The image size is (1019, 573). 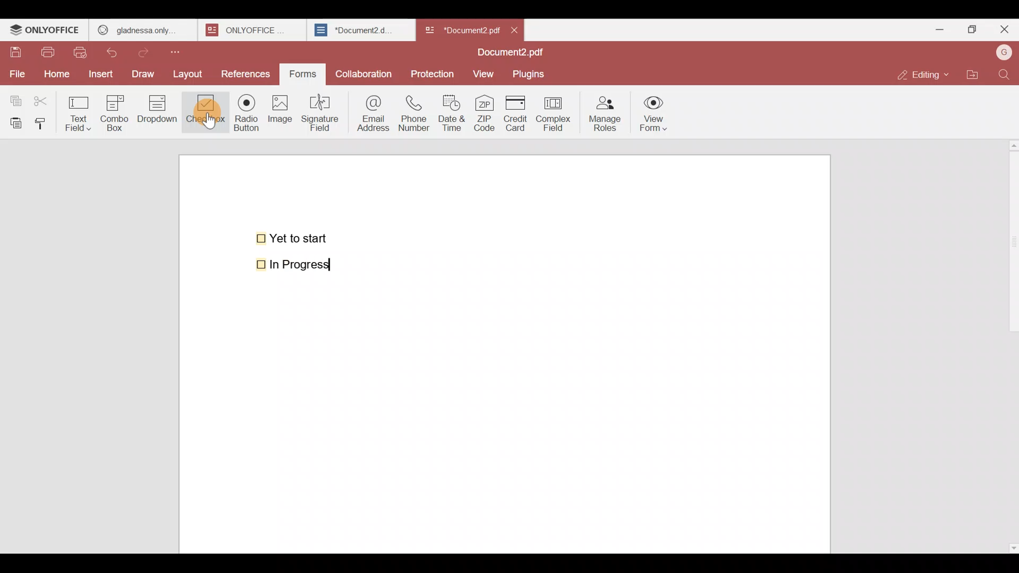 I want to click on View form, so click(x=655, y=114).